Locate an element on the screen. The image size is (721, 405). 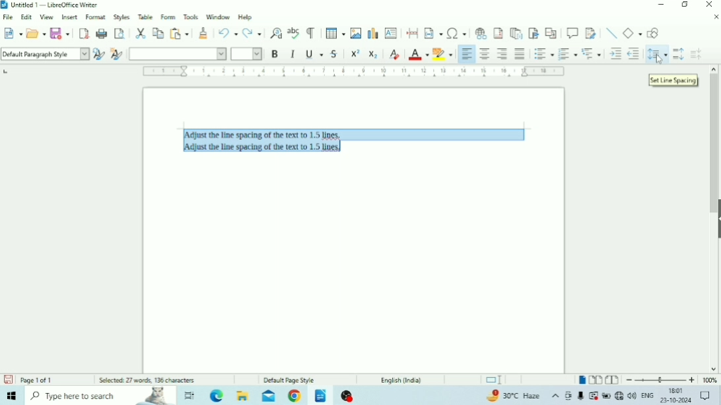
Save is located at coordinates (61, 34).